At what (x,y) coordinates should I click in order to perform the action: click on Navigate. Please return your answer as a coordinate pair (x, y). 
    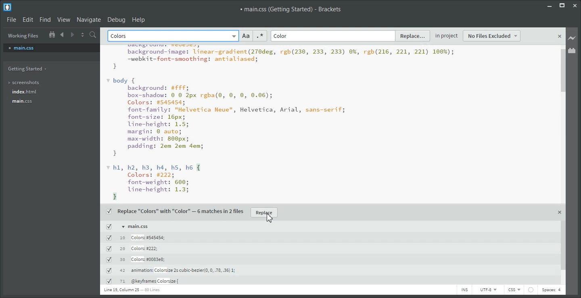
    Looking at the image, I should click on (89, 19).